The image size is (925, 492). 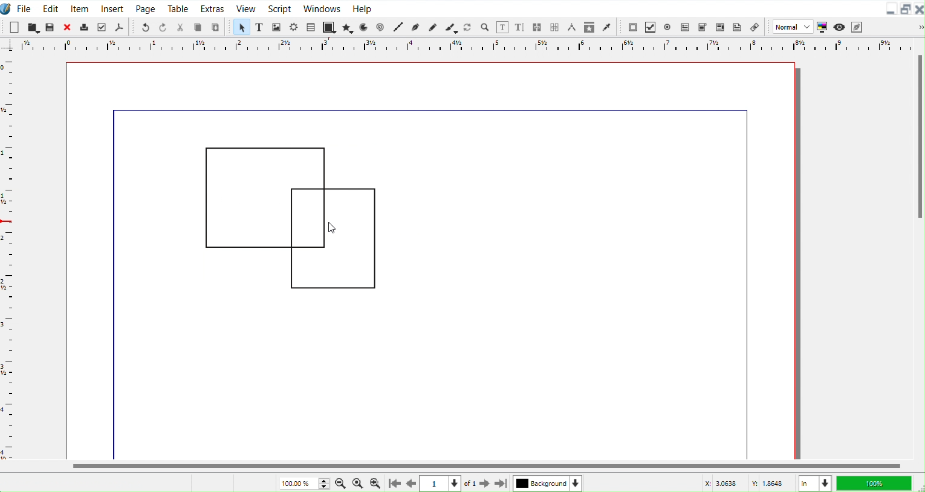 I want to click on Eye dropper, so click(x=607, y=27).